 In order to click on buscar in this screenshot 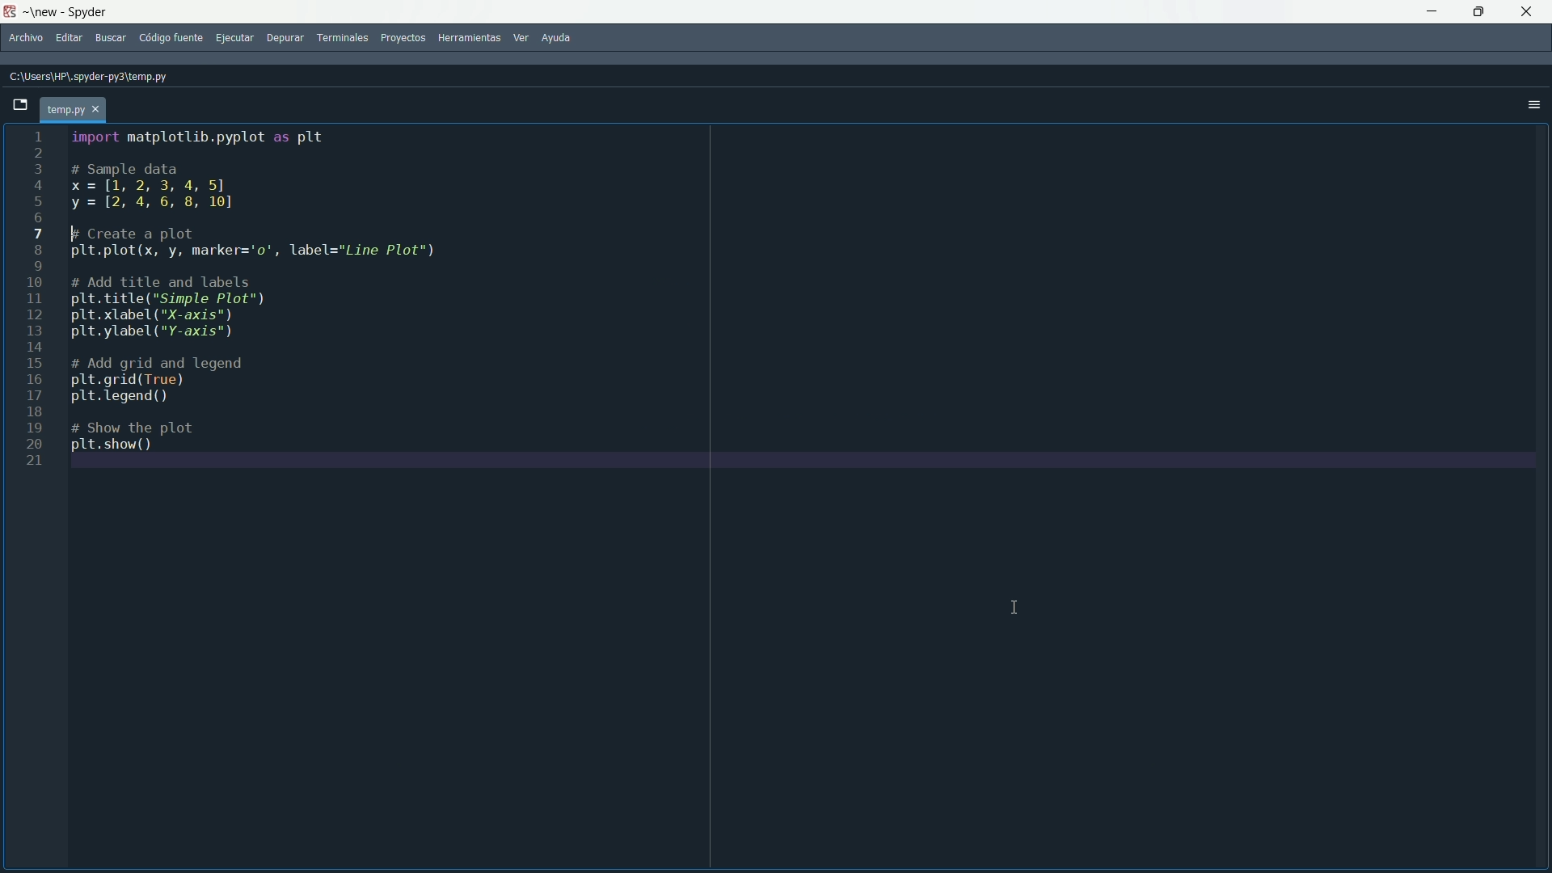, I will do `click(112, 37)`.